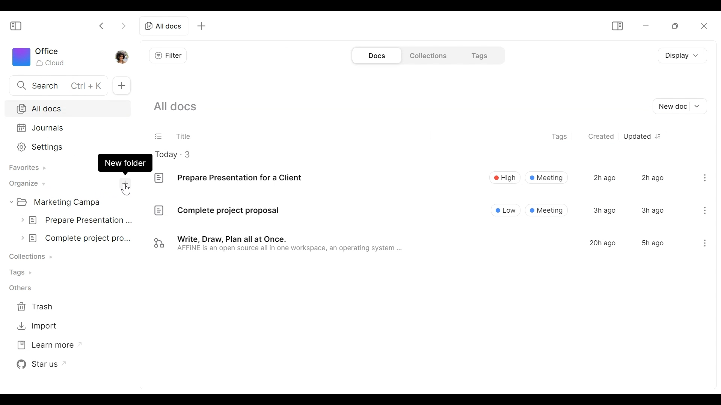 This screenshot has width=721, height=405. Describe the element at coordinates (57, 85) in the screenshot. I see `Search` at that location.